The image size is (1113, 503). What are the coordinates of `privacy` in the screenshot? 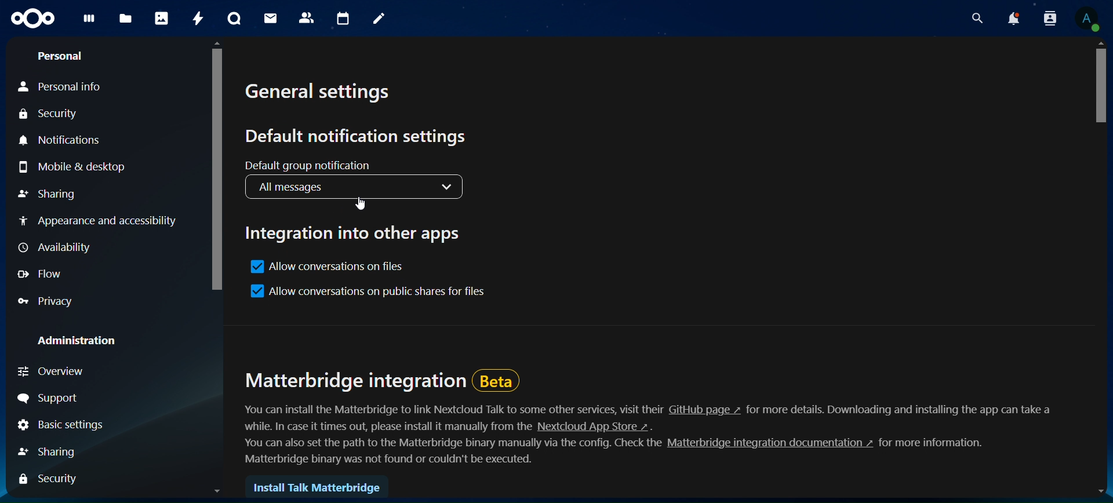 It's located at (50, 300).